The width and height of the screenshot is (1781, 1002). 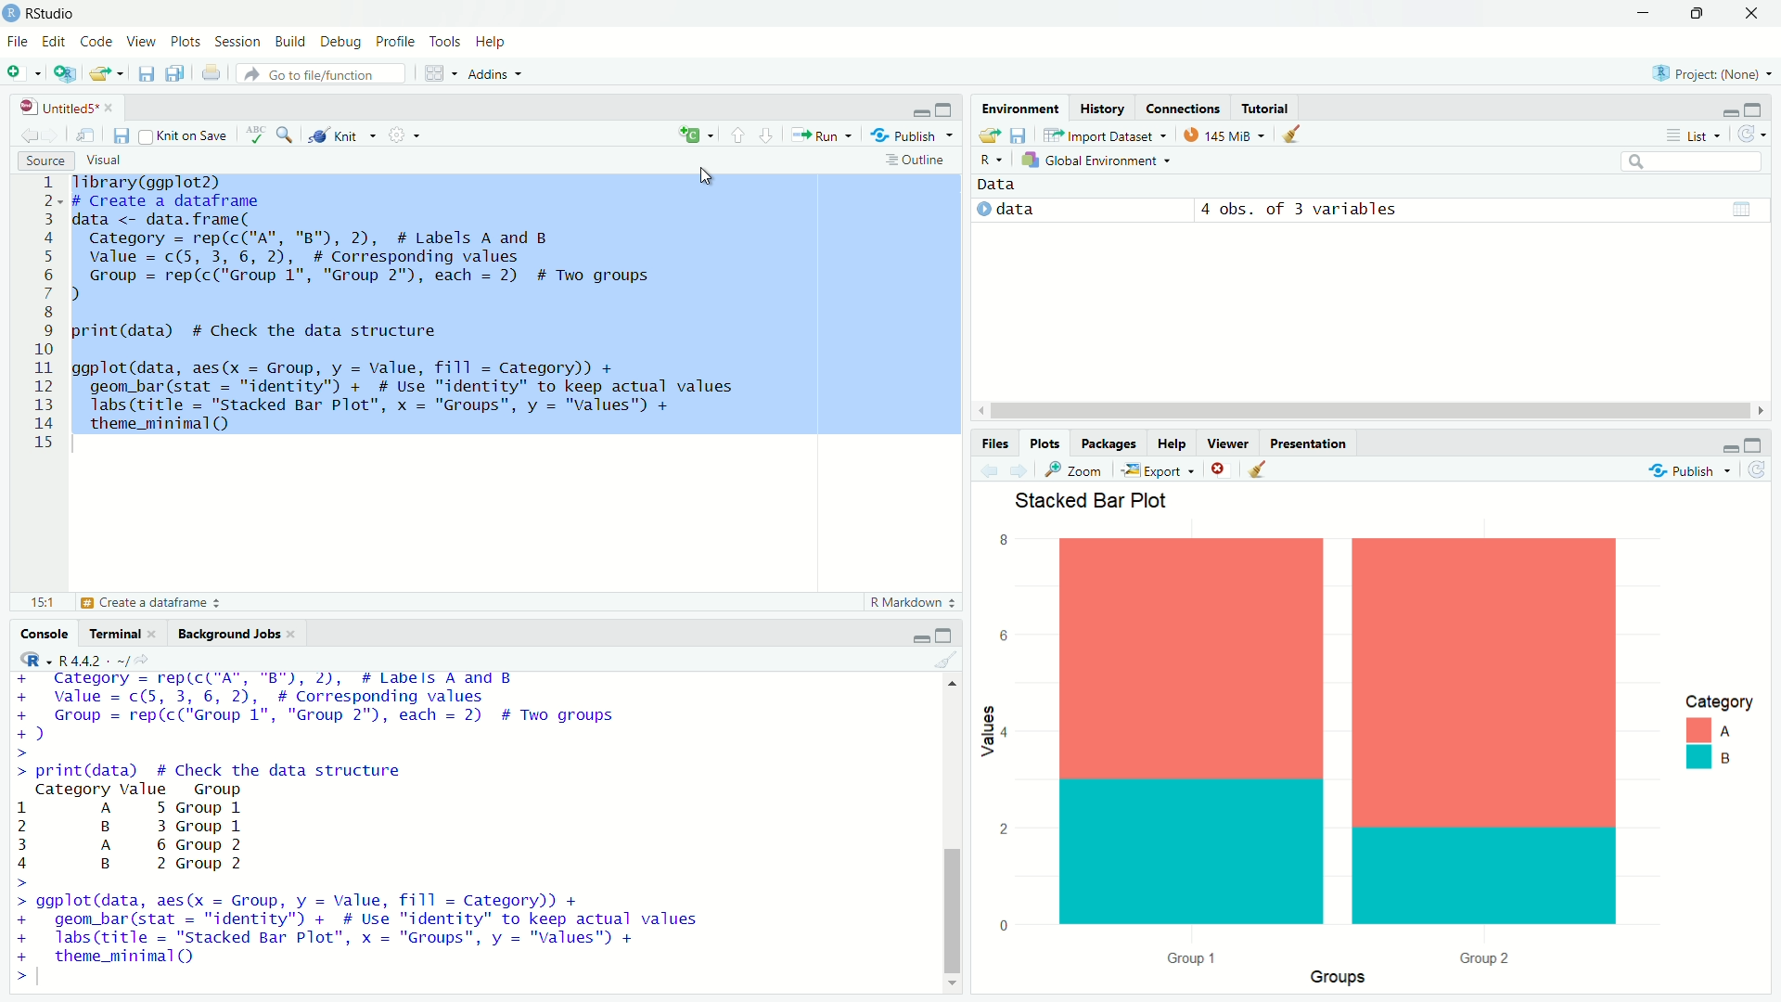 What do you see at coordinates (1754, 133) in the screenshot?
I see `Refresh the list of objects in the environment` at bounding box center [1754, 133].